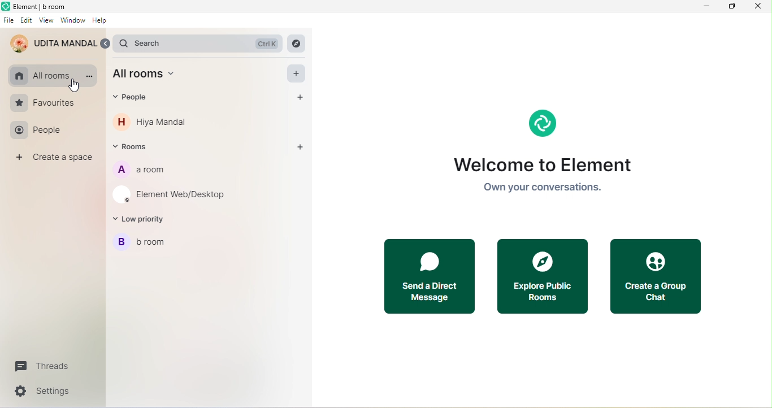 Image resolution: width=772 pixels, height=408 pixels. What do you see at coordinates (142, 221) in the screenshot?
I see `low priority` at bounding box center [142, 221].